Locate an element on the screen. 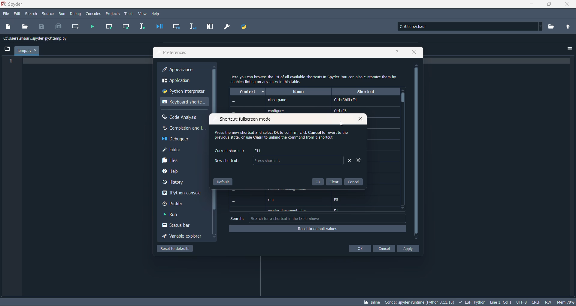 The height and width of the screenshot is (306, 576). context heading is located at coordinates (247, 92).